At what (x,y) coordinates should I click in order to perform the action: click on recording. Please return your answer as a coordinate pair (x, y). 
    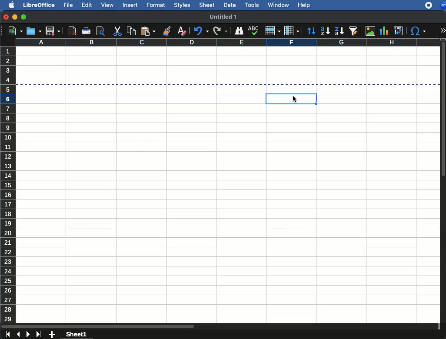
    Looking at the image, I should click on (426, 6).